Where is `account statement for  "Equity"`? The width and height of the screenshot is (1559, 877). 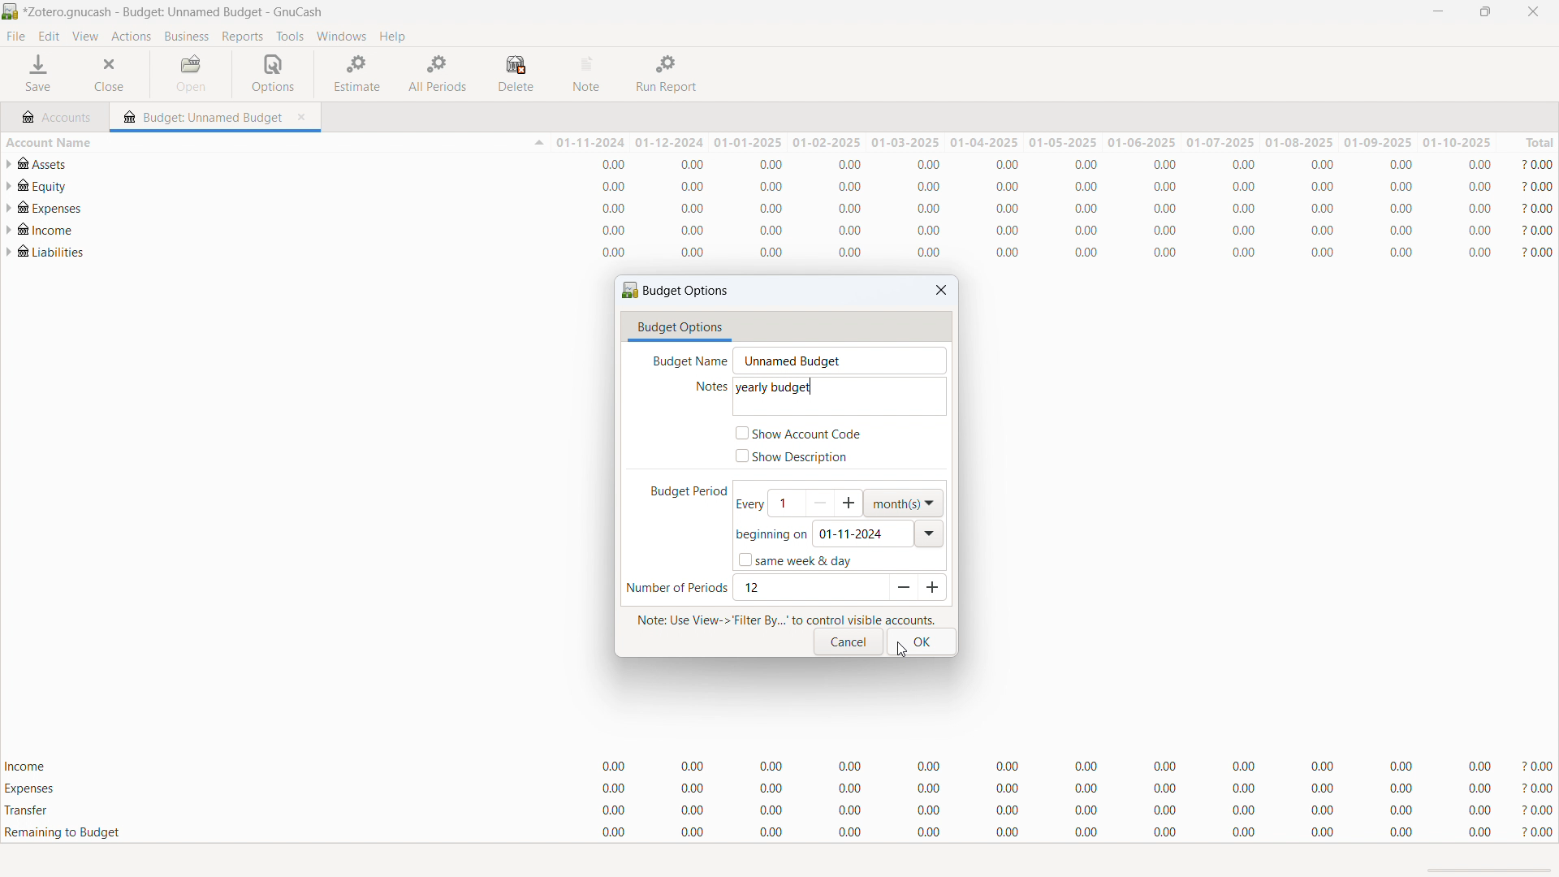
account statement for  "Equity" is located at coordinates (791, 187).